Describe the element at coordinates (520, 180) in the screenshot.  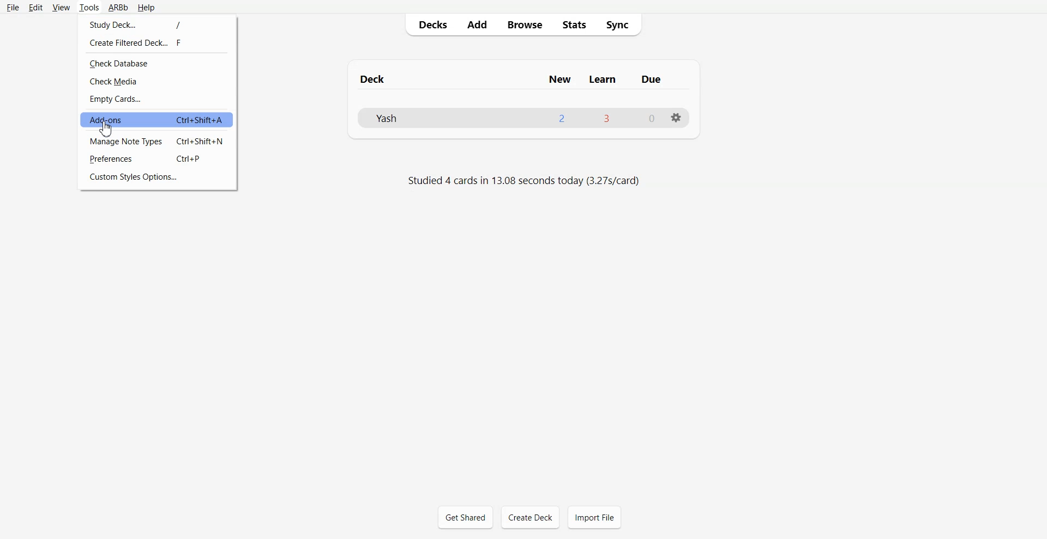
I see `Studied 4 cards in 13.08 seconds today (3.27s/card)` at that location.